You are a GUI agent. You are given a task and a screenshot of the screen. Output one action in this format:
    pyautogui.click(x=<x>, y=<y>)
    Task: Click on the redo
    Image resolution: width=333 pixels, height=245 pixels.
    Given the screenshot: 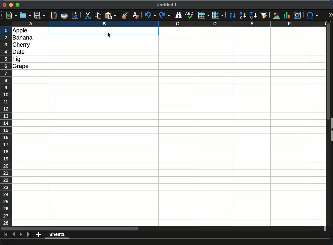 What is the action you would take?
    pyautogui.click(x=165, y=15)
    